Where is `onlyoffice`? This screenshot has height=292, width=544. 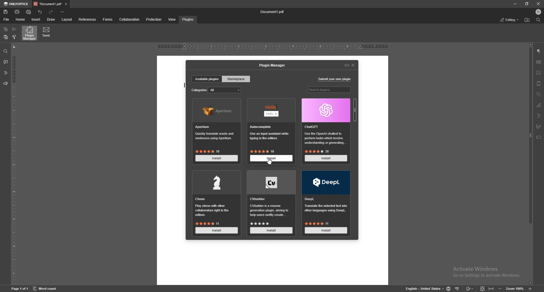
onlyoffice is located at coordinates (16, 4).